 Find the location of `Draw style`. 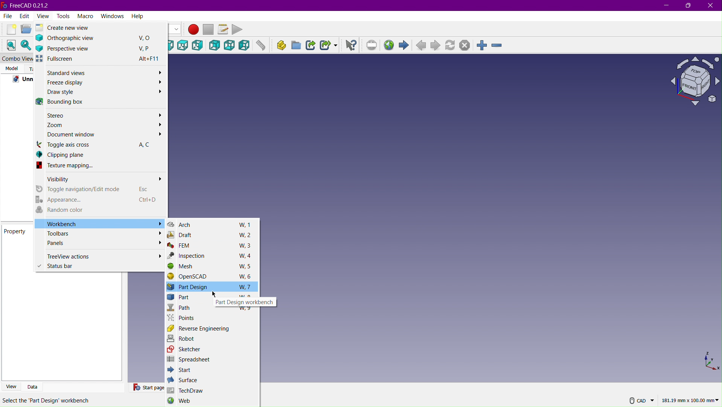

Draw style is located at coordinates (99, 93).